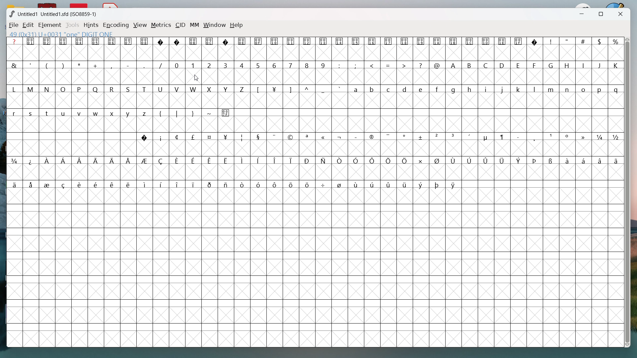 This screenshot has width=637, height=358. I want to click on symbol, so click(405, 136).